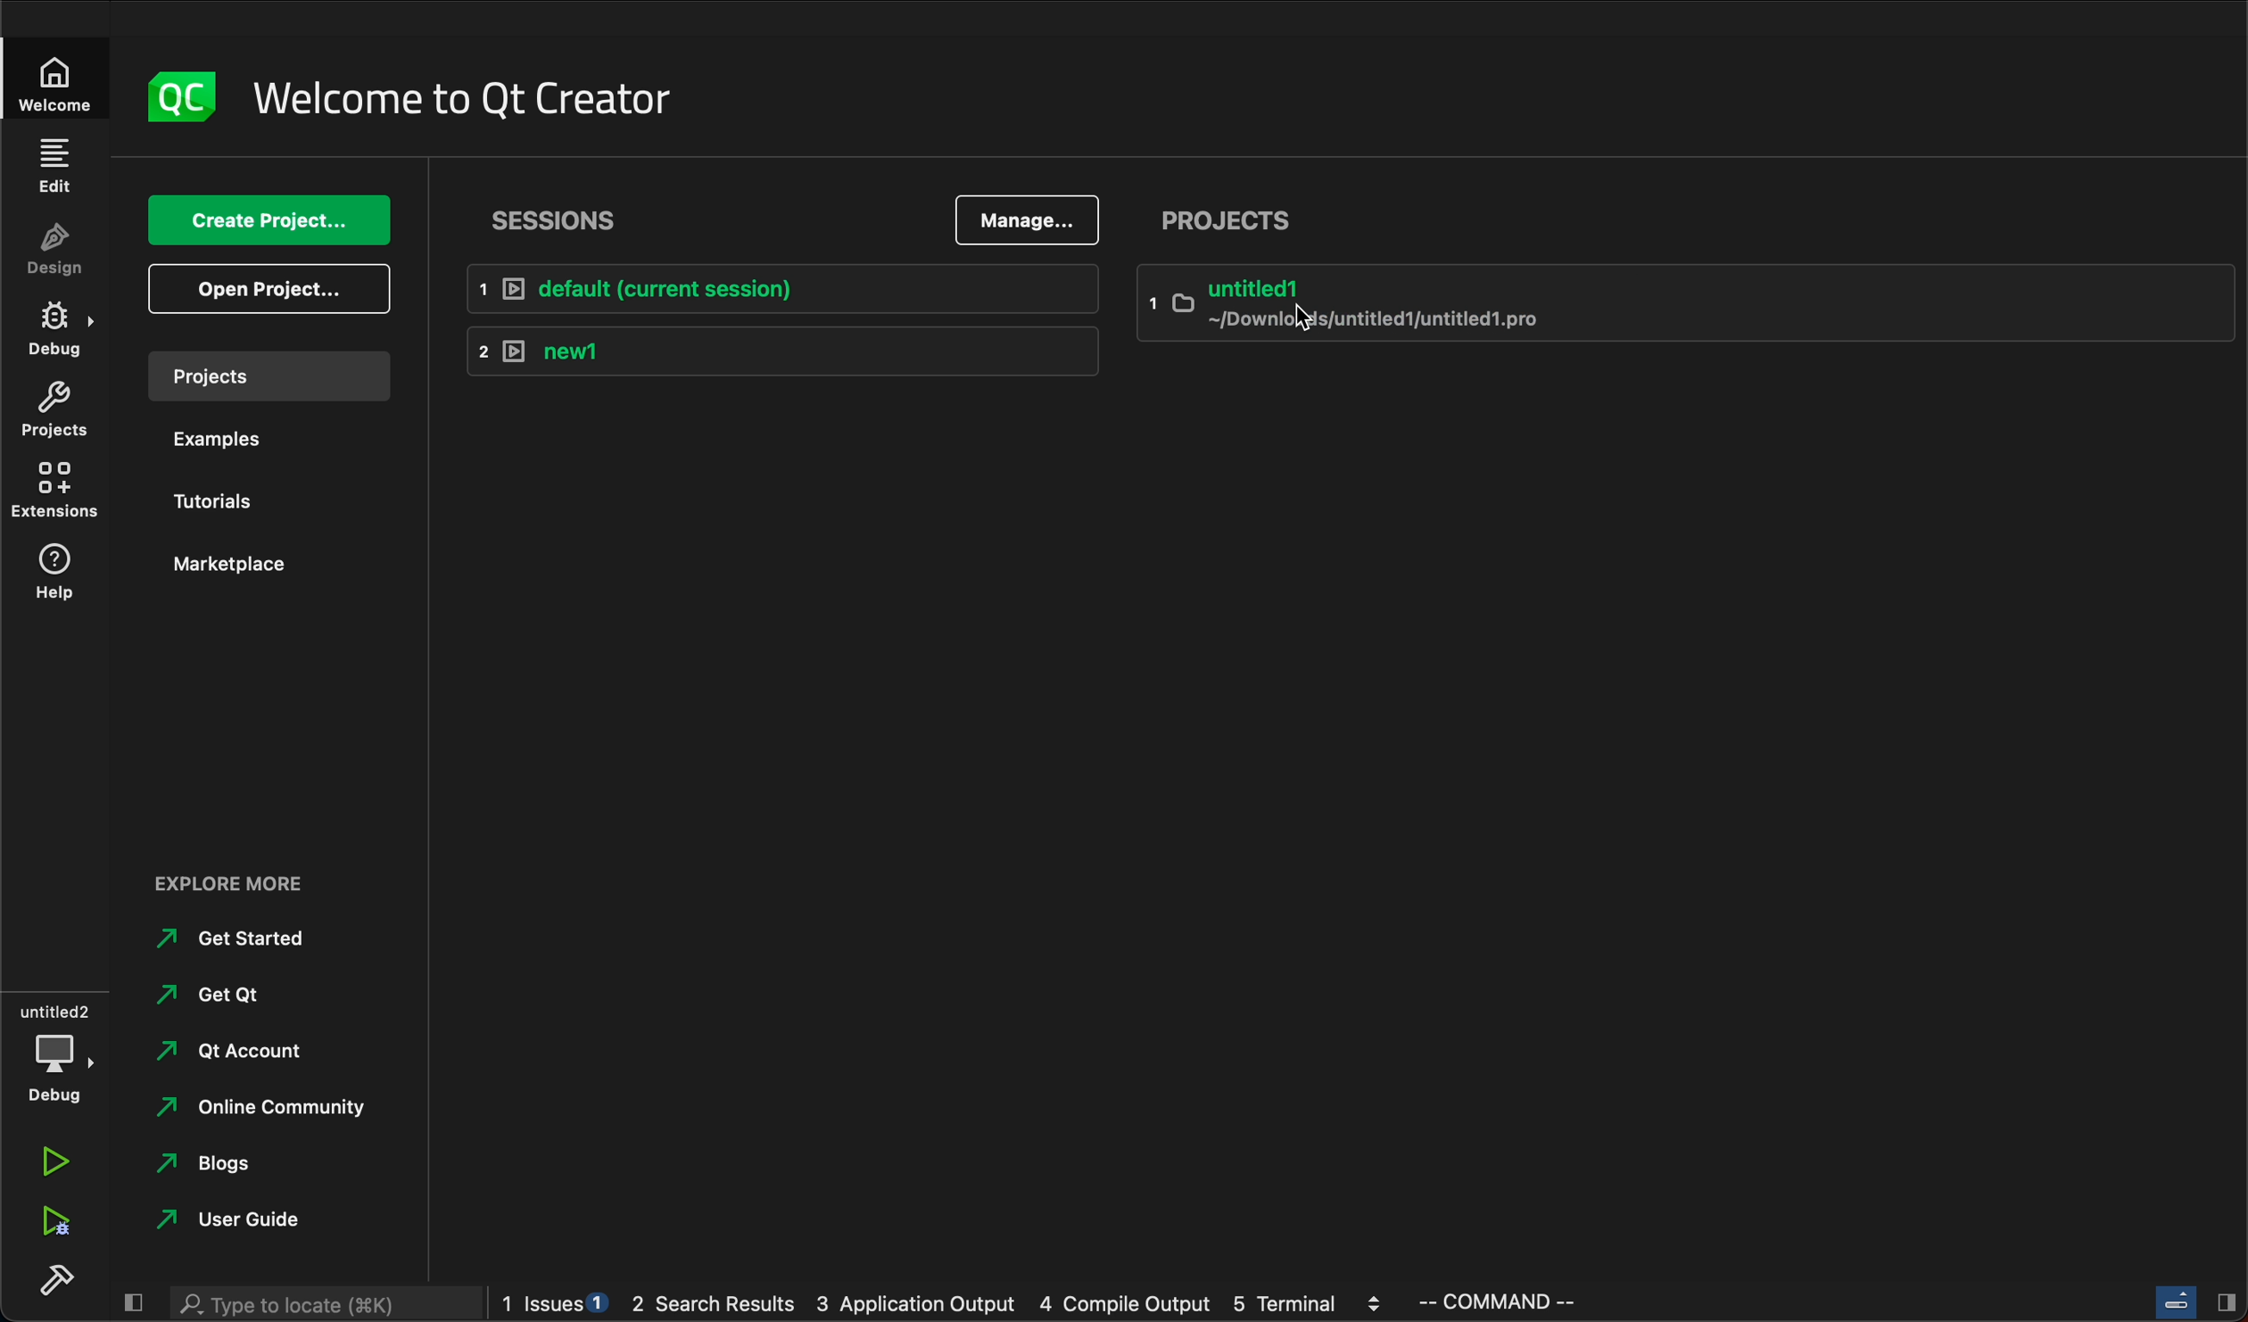 The height and width of the screenshot is (1322, 2248). What do you see at coordinates (61, 245) in the screenshot?
I see `design` at bounding box center [61, 245].